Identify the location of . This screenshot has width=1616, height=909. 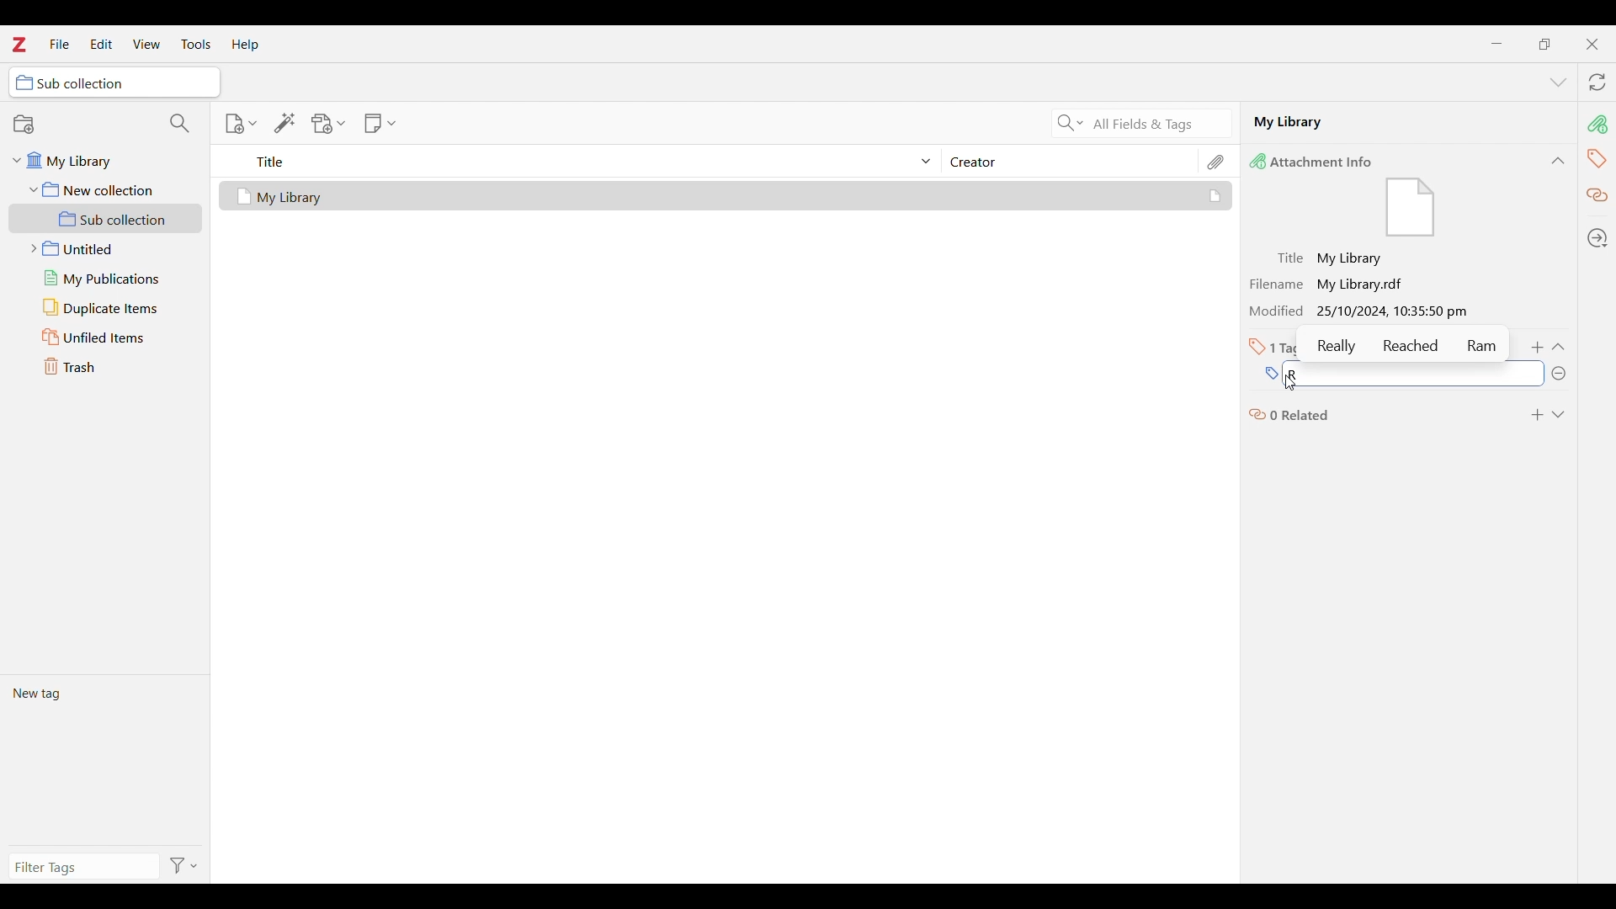
(1411, 209).